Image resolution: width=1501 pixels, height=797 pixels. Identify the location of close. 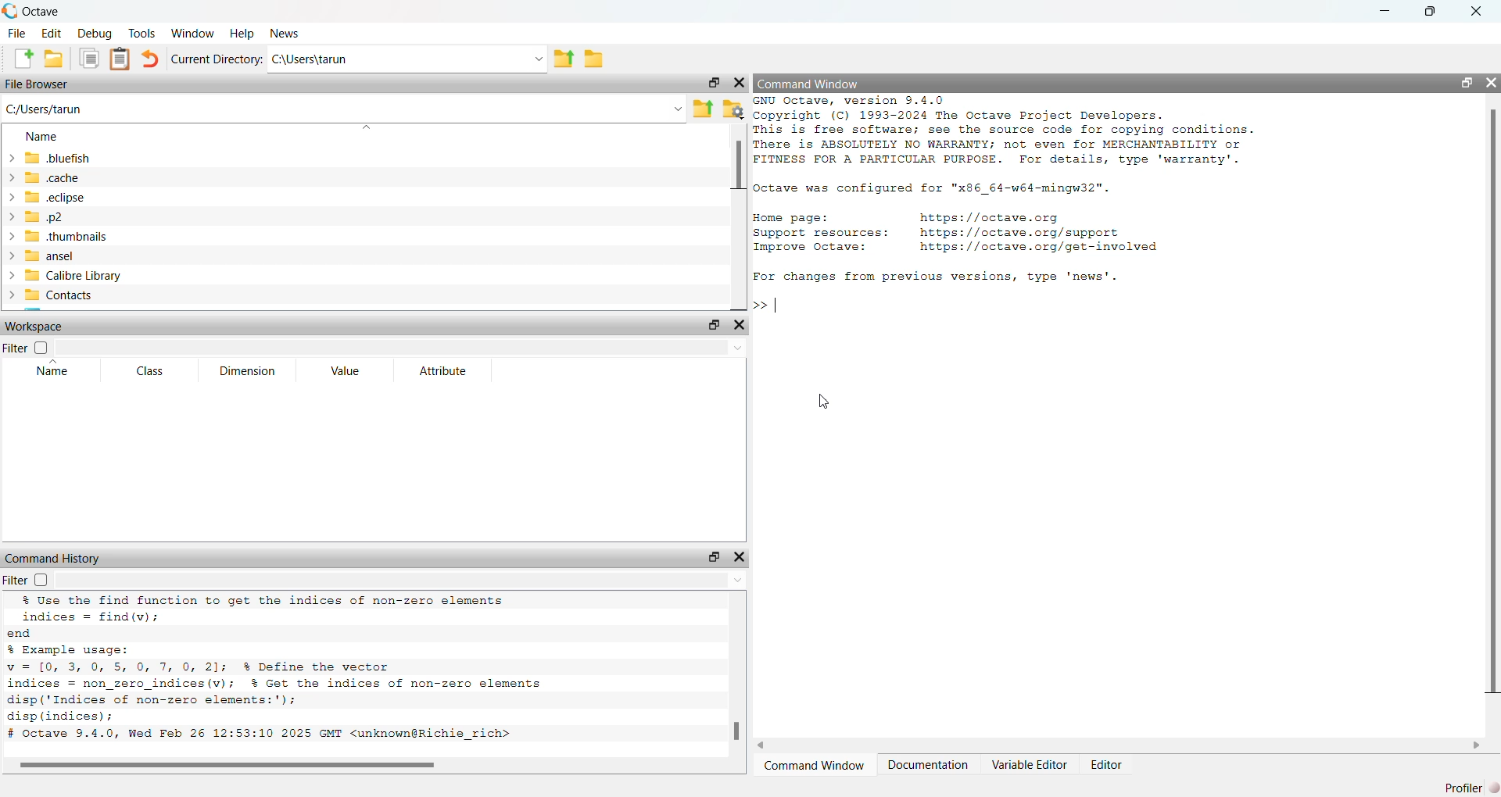
(1492, 80).